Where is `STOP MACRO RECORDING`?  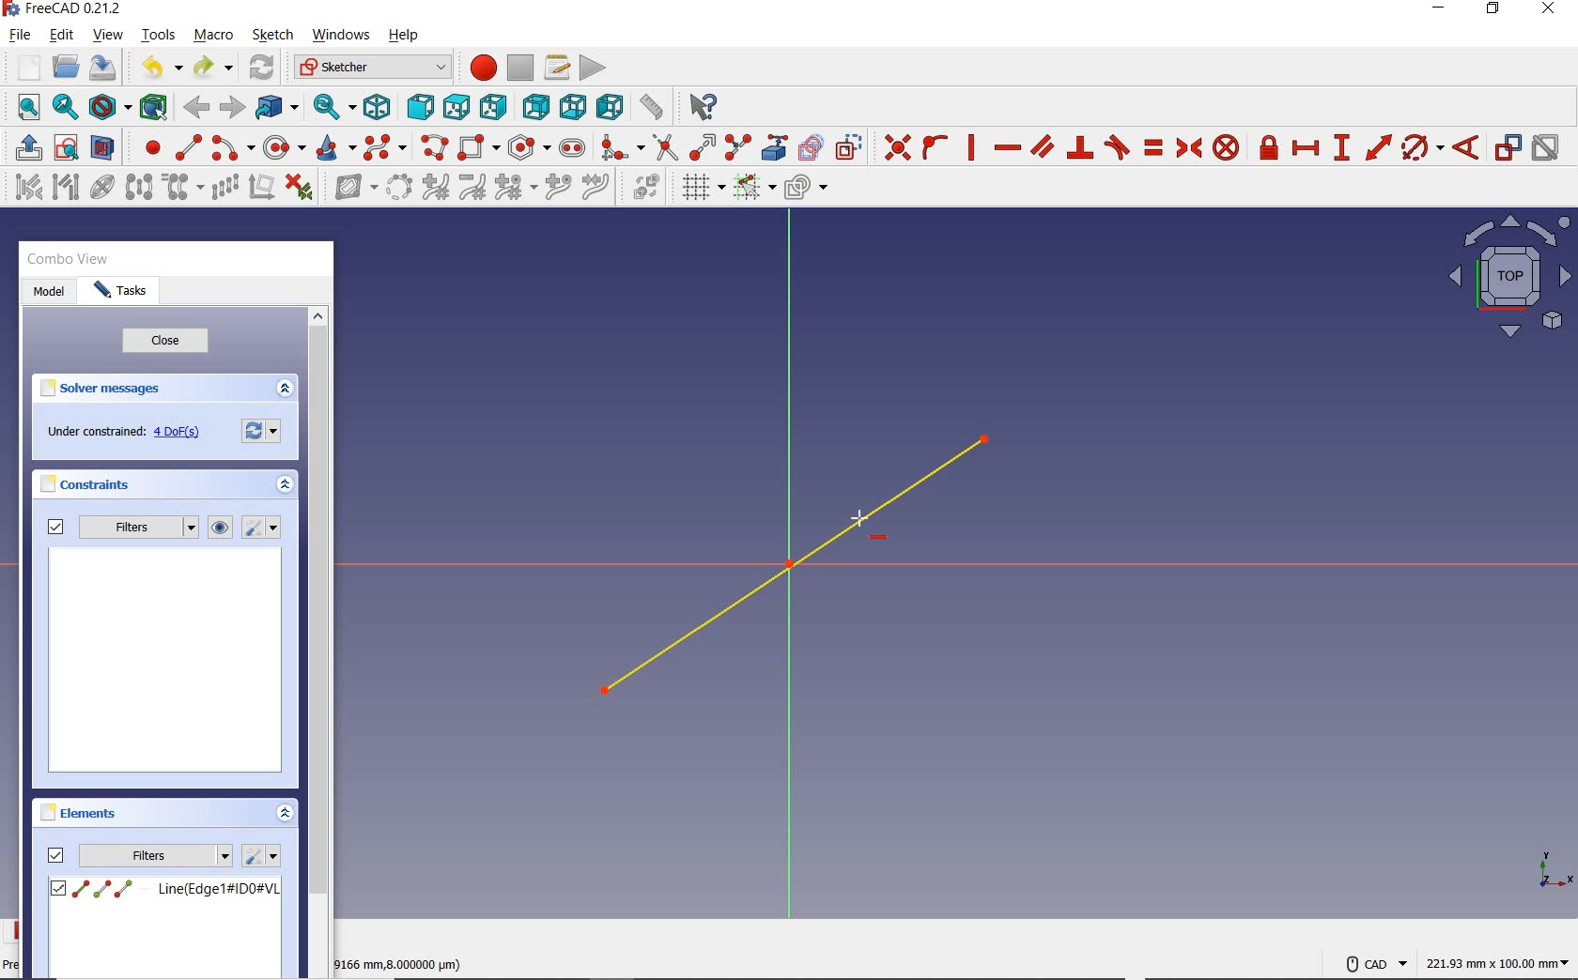 STOP MACRO RECORDING is located at coordinates (520, 66).